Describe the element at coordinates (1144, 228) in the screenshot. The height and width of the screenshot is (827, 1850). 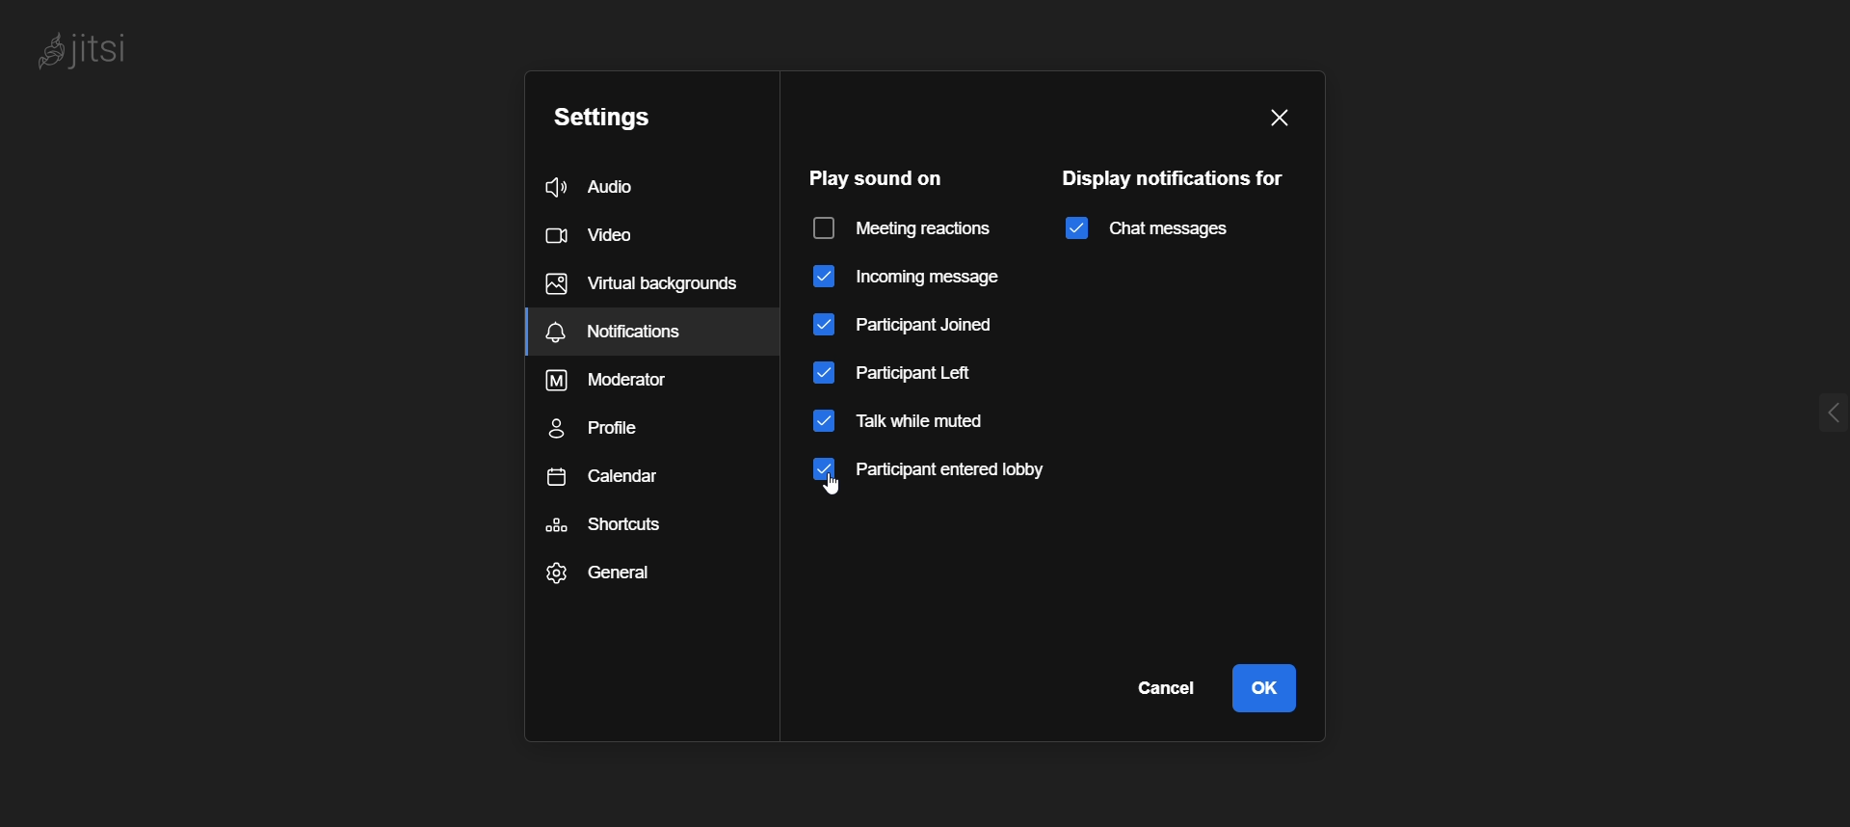
I see `chat messages` at that location.